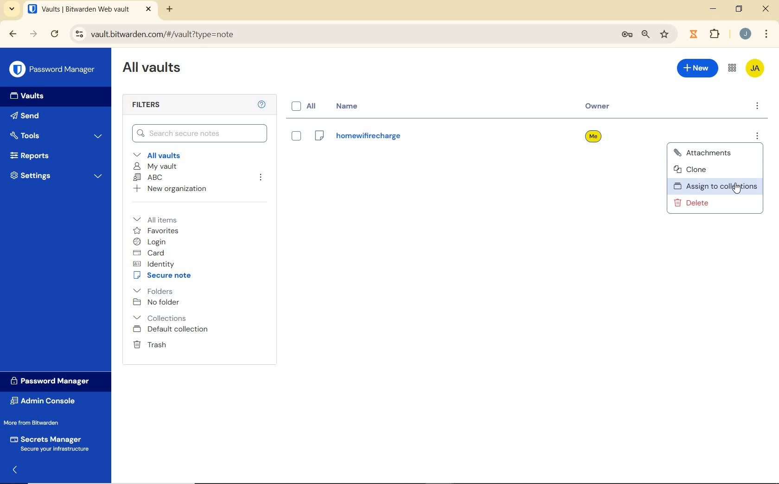 This screenshot has height=484, width=779. I want to click on Password Manager, so click(53, 70).